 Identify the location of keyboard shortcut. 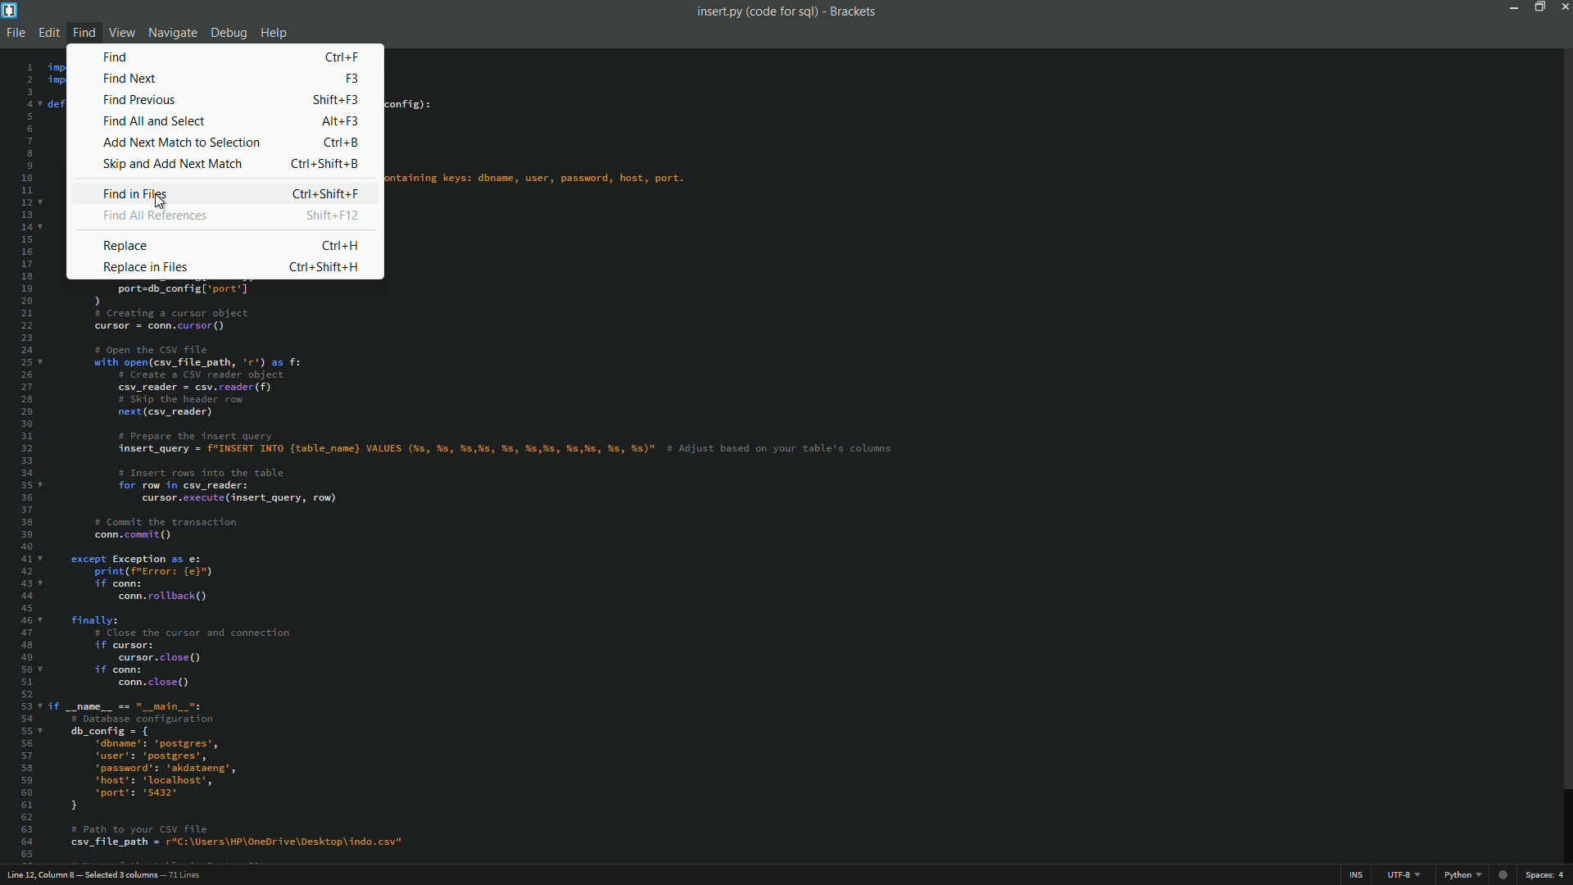
(341, 246).